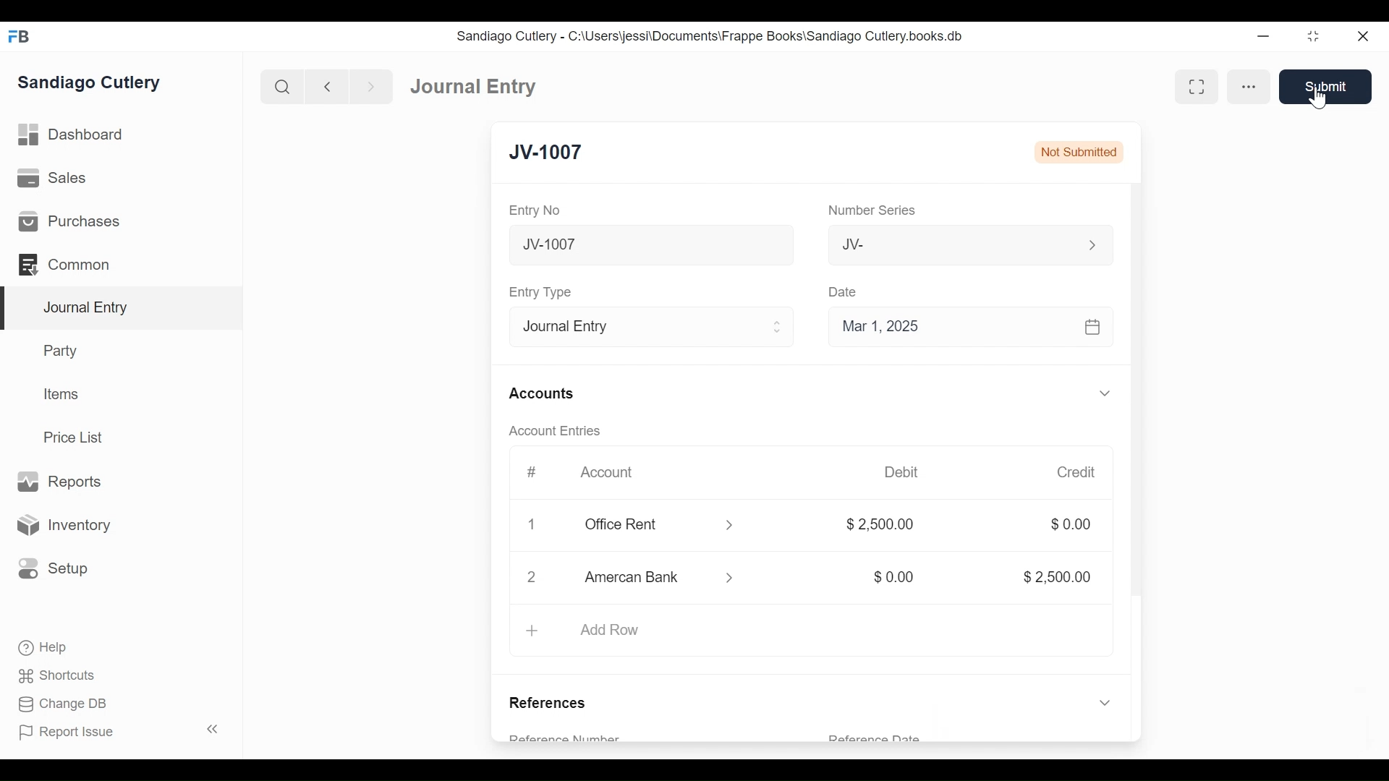  Describe the element at coordinates (540, 393) in the screenshot. I see `Accounts` at that location.